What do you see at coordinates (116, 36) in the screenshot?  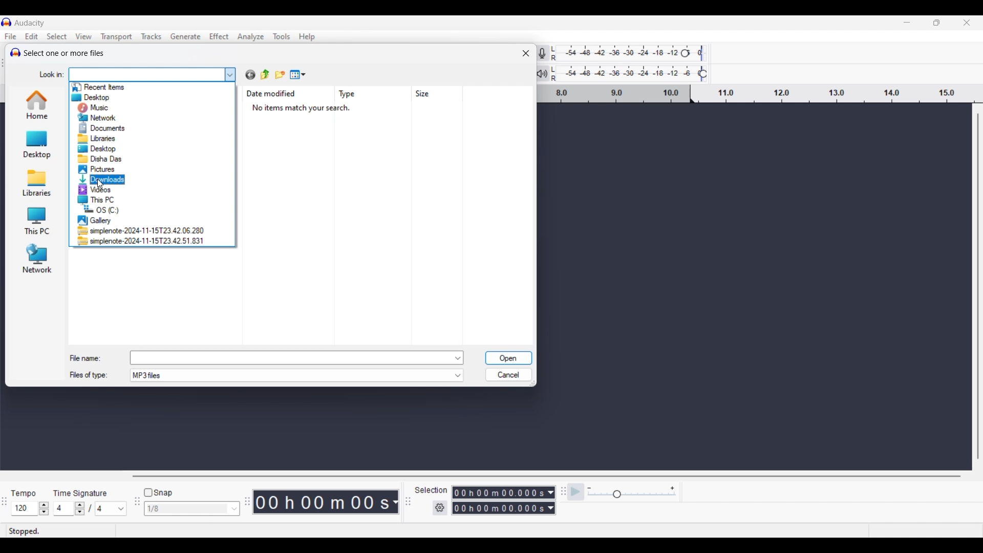 I see `Transport menu` at bounding box center [116, 36].